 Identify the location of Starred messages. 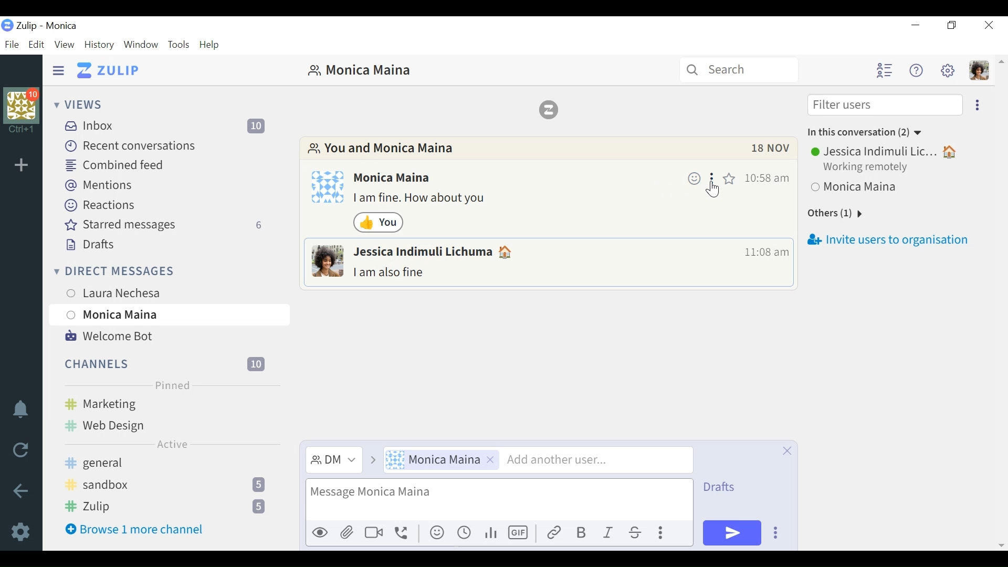
(166, 225).